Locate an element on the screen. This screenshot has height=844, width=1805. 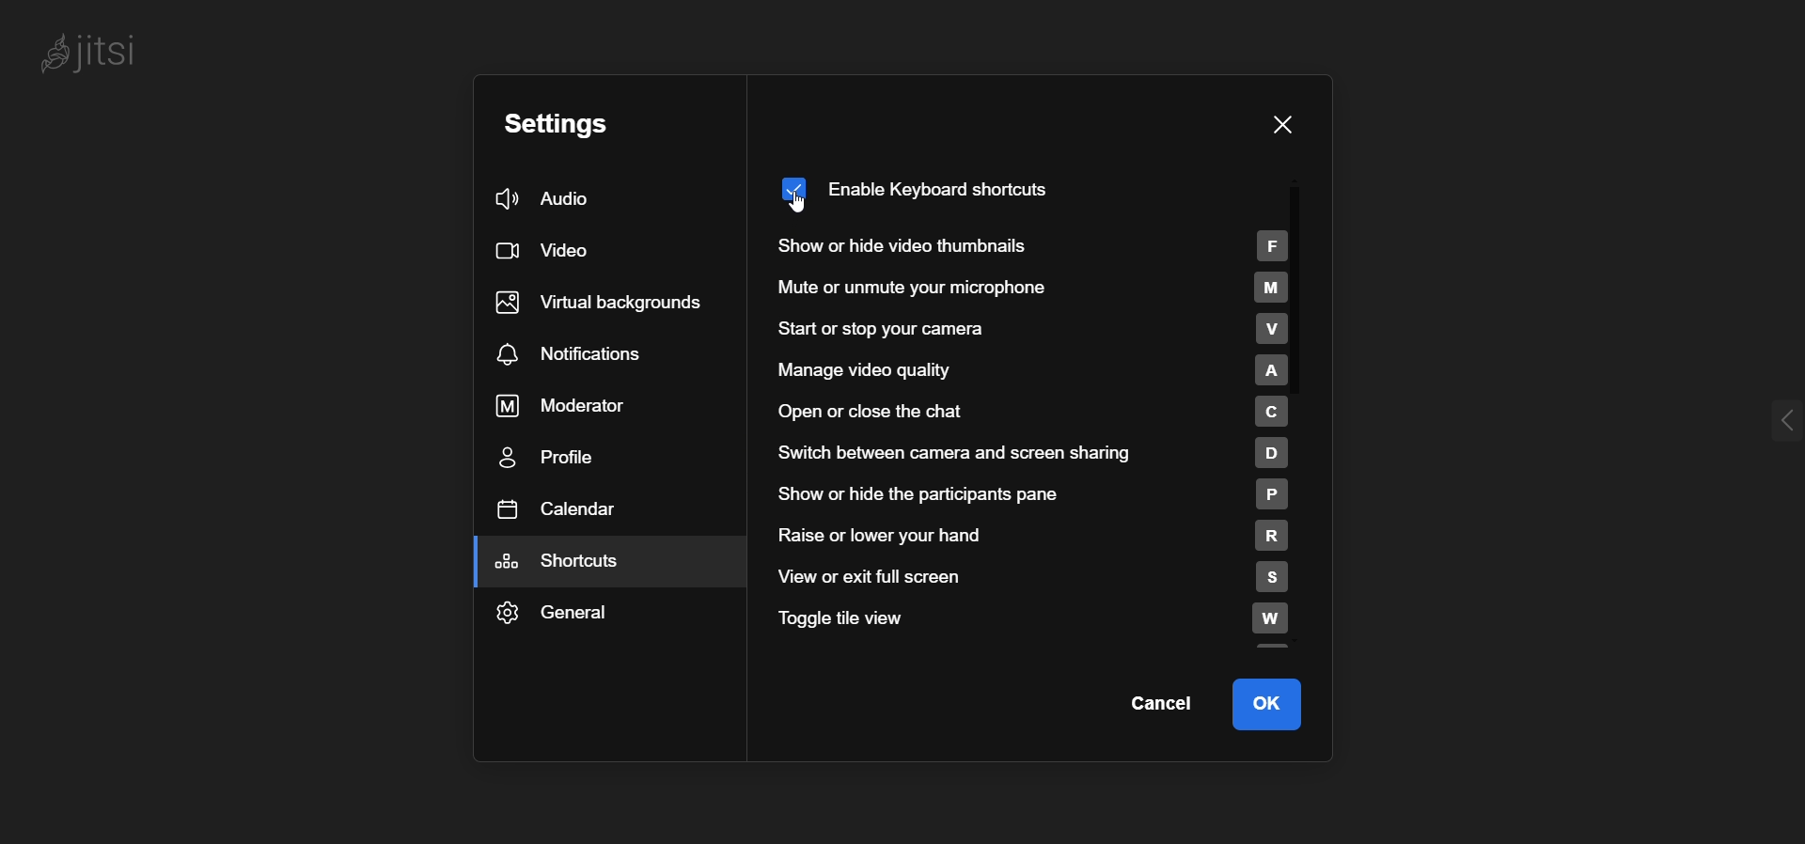
close is located at coordinates (1287, 126).